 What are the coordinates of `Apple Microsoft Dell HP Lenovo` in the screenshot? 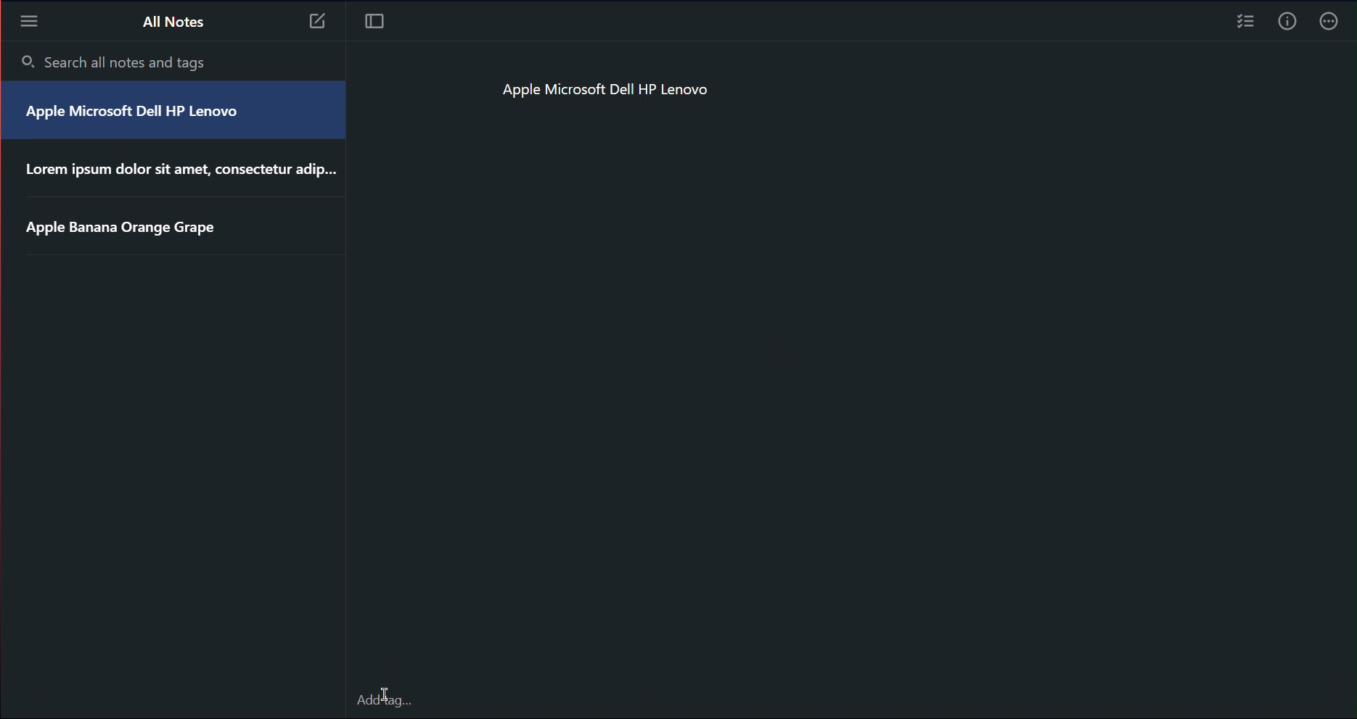 It's located at (626, 87).